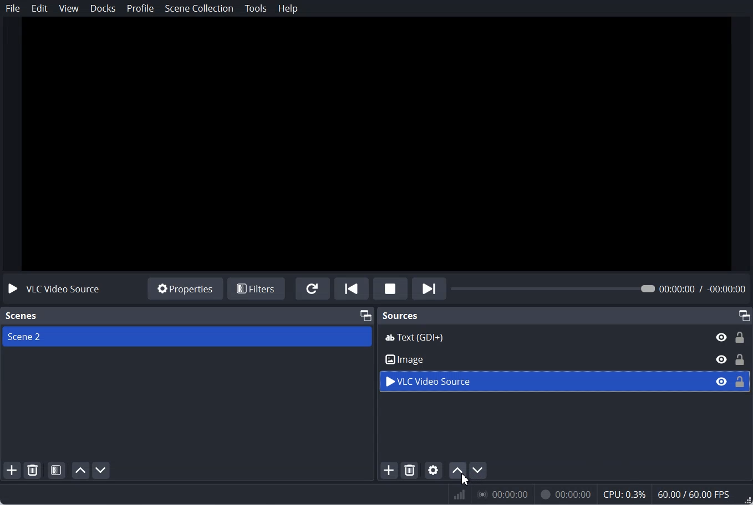 The width and height of the screenshot is (753, 505). What do you see at coordinates (313, 288) in the screenshot?
I see `Restart Media` at bounding box center [313, 288].